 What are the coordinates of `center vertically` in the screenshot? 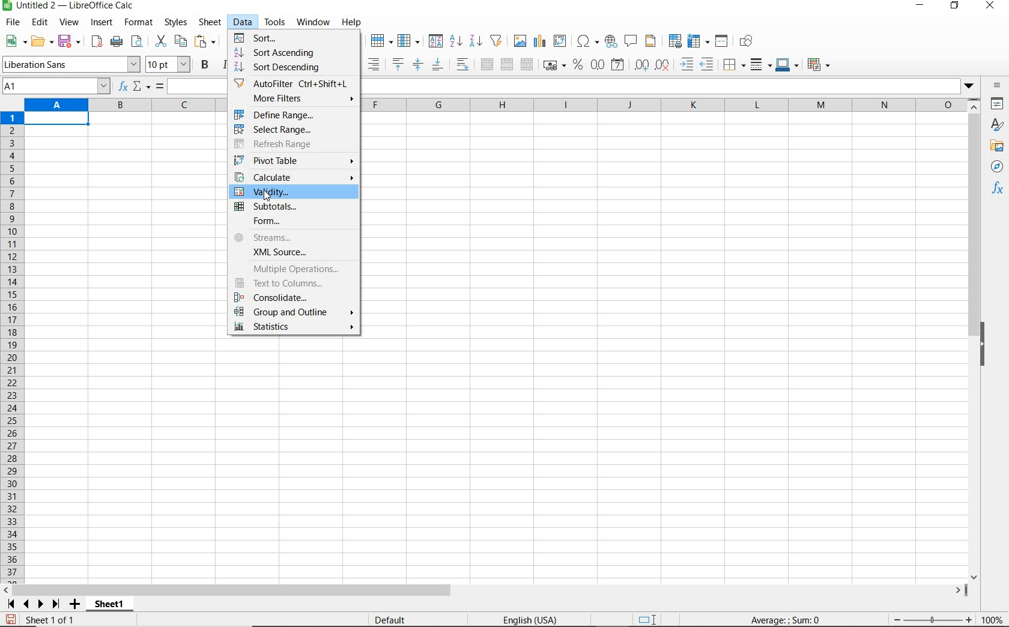 It's located at (417, 65).